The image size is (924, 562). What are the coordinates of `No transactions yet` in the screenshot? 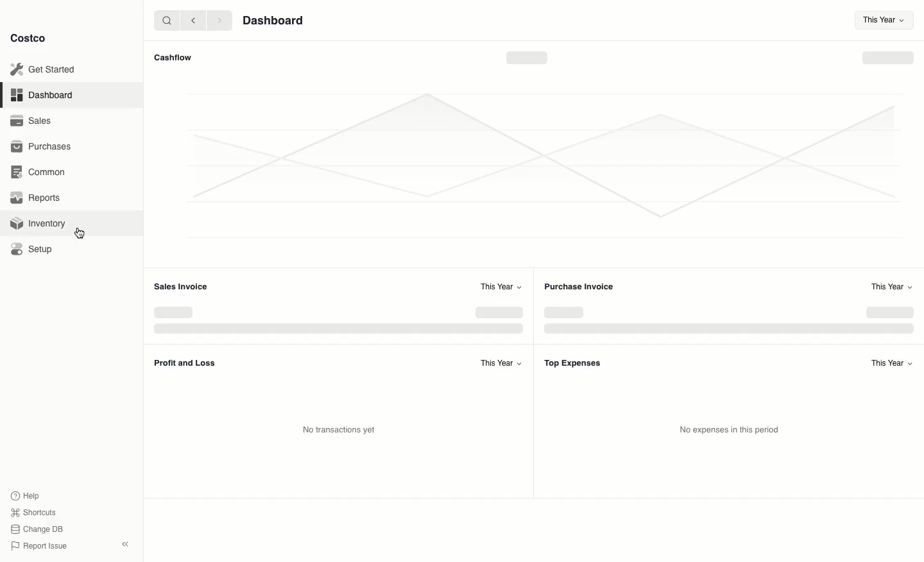 It's located at (340, 430).